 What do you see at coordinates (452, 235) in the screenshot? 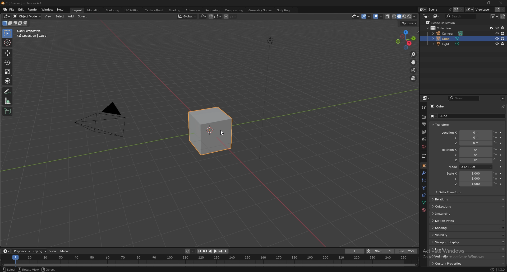
I see `visibility` at bounding box center [452, 235].